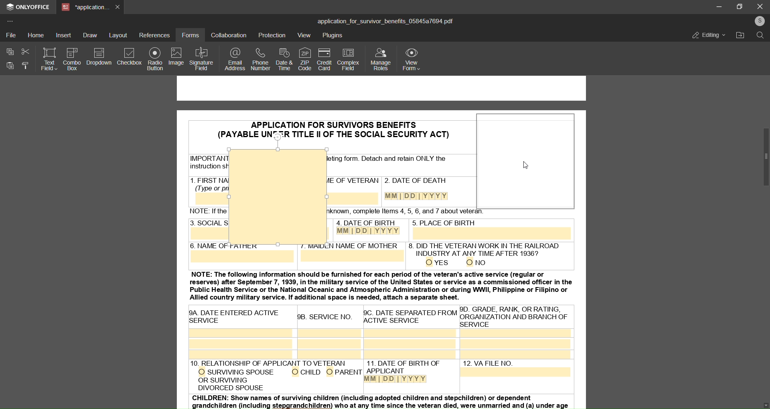 Image resolution: width=770 pixels, height=409 pixels. Describe the element at coordinates (72, 59) in the screenshot. I see `combo box` at that location.